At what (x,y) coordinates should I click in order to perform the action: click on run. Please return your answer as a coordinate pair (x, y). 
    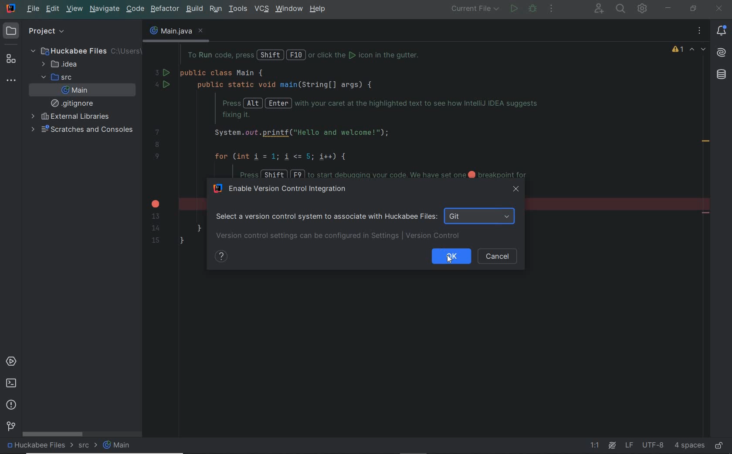
    Looking at the image, I should click on (215, 10).